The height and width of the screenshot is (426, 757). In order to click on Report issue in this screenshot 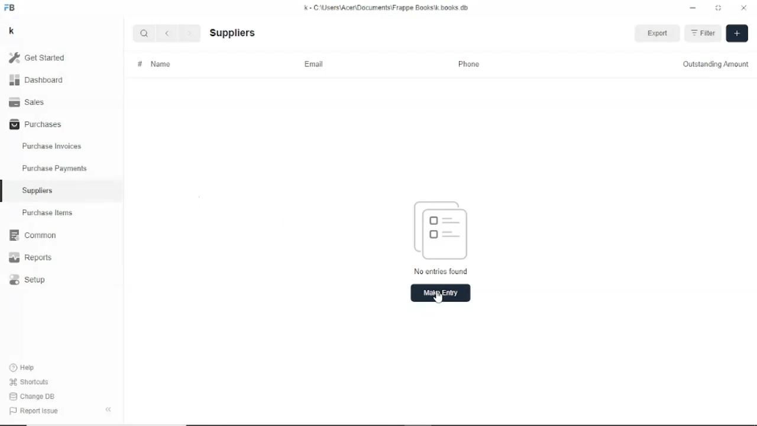, I will do `click(33, 412)`.